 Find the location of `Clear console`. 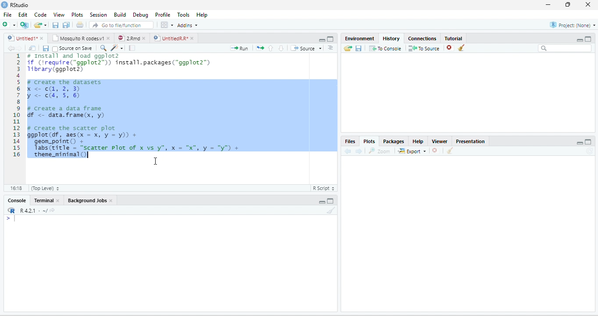

Clear console is located at coordinates (331, 210).